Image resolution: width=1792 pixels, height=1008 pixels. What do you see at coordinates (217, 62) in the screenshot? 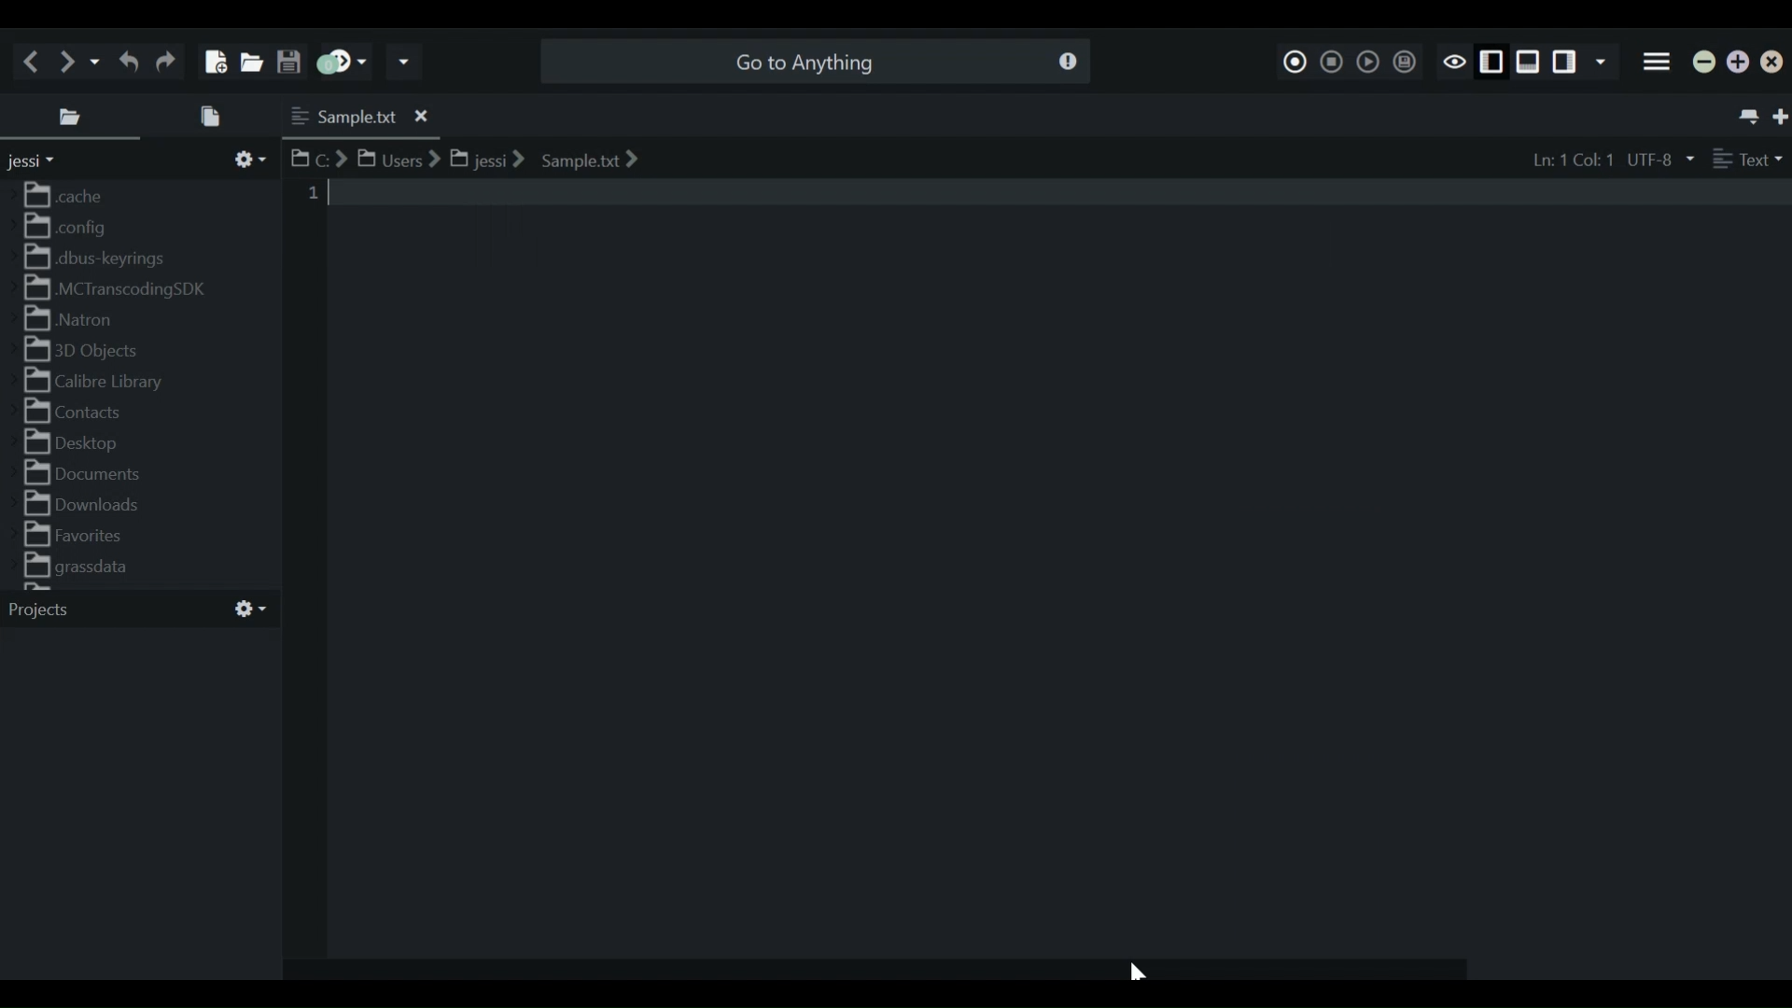
I see `New File` at bounding box center [217, 62].